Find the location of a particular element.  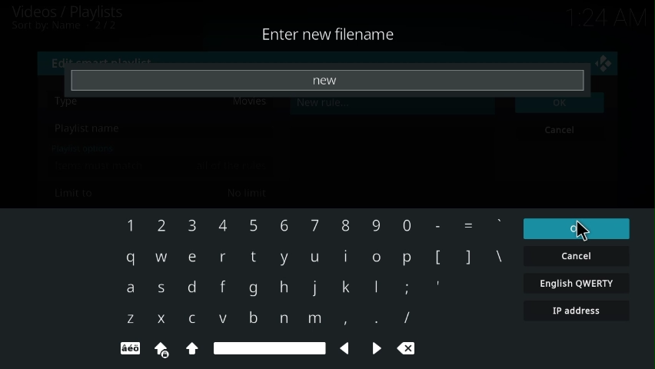

w is located at coordinates (159, 258).